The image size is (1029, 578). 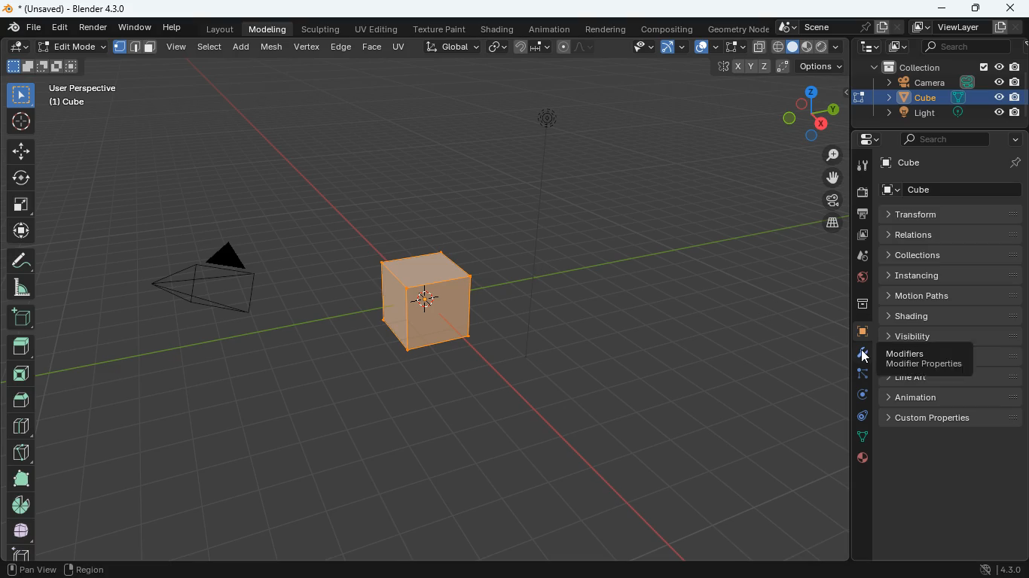 I want to click on file, so click(x=21, y=28).